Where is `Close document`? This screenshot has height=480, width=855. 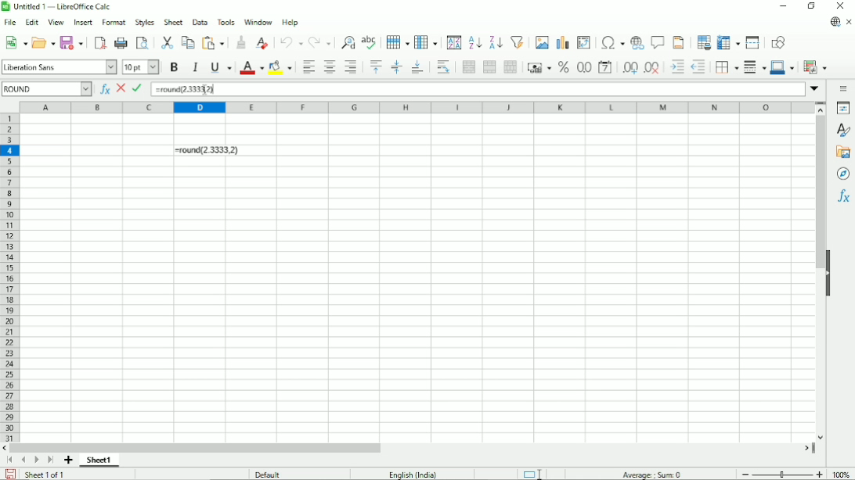
Close document is located at coordinates (849, 22).